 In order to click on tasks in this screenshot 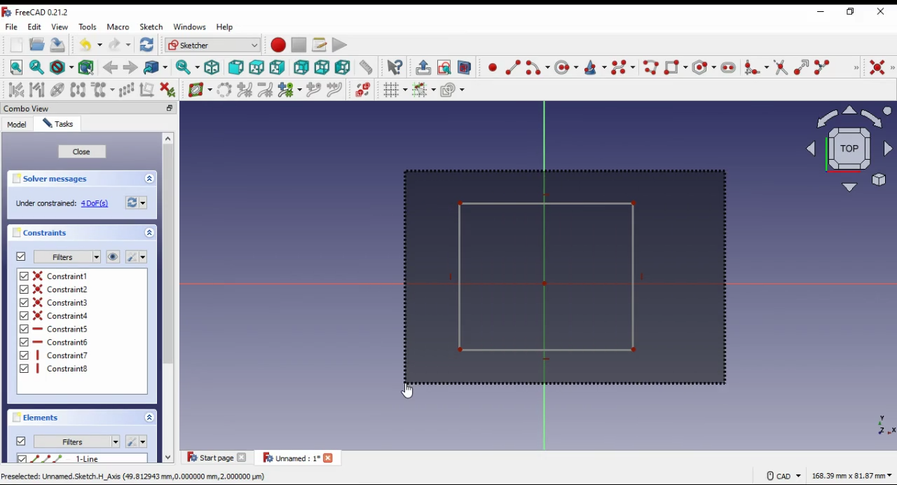, I will do `click(59, 123)`.